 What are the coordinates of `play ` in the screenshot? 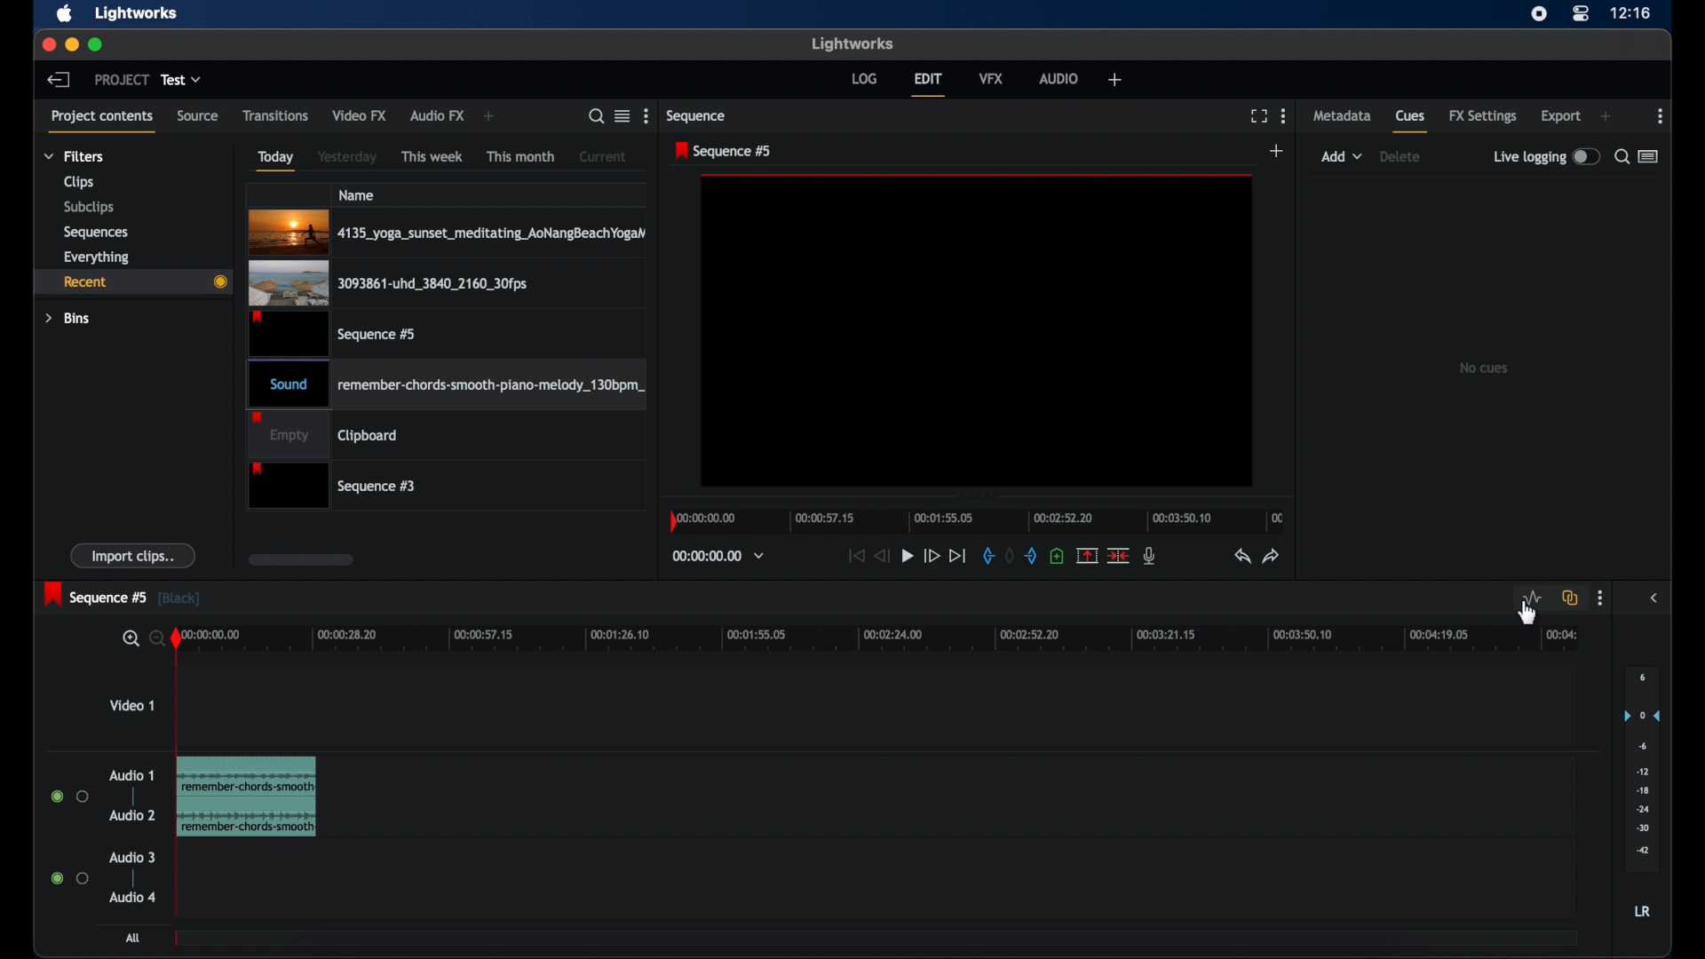 It's located at (908, 557).